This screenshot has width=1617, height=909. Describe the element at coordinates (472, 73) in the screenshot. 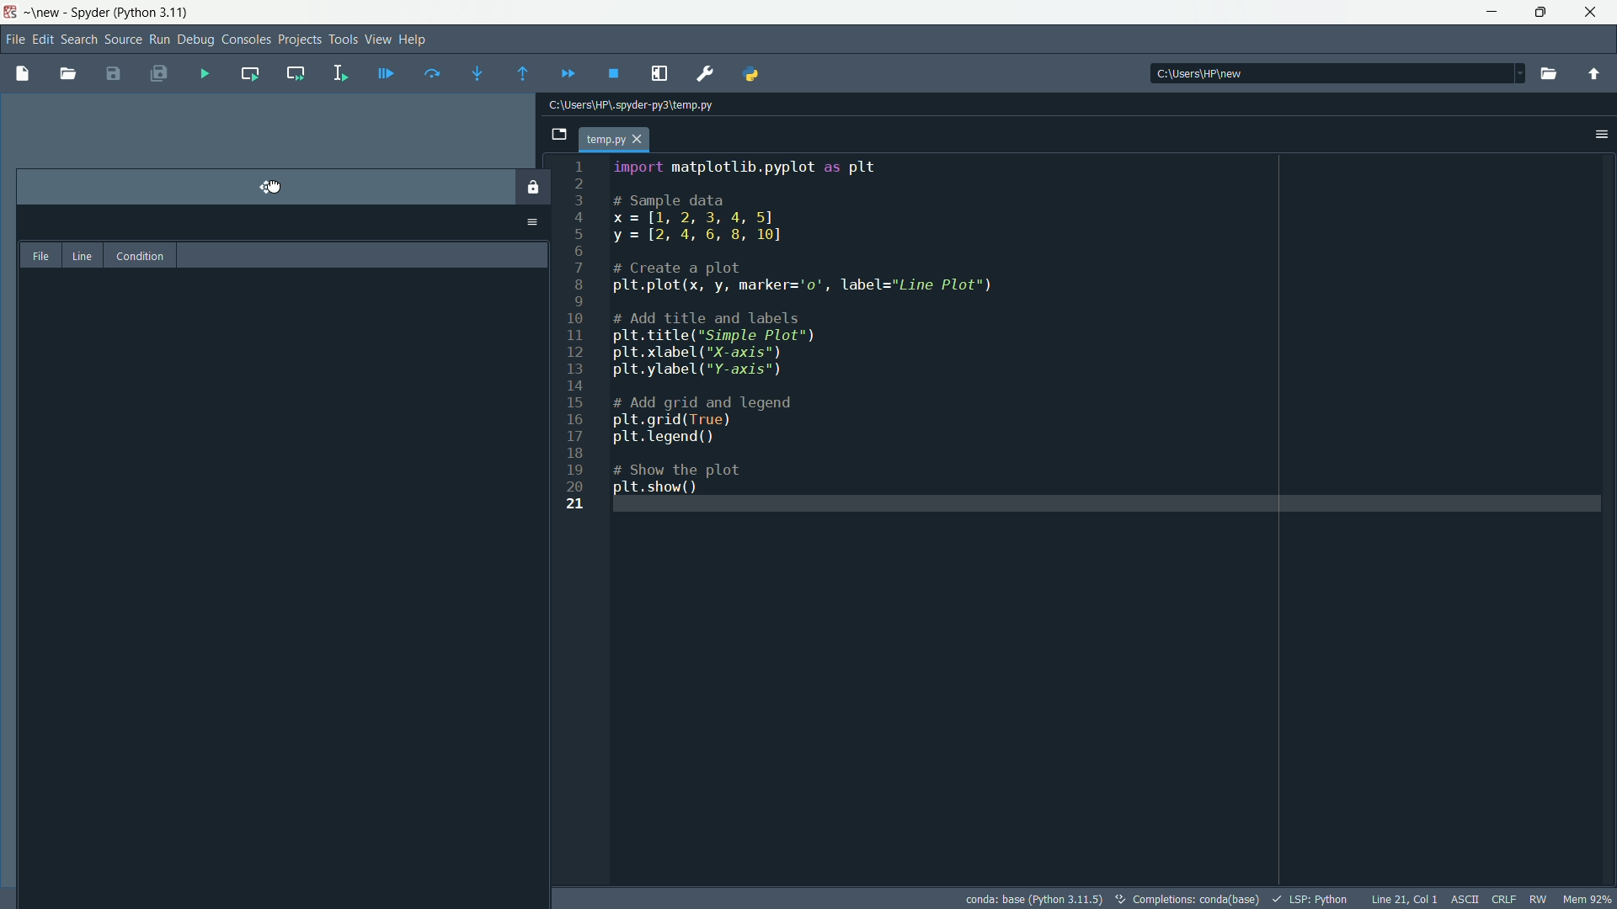

I see `step into function` at that location.